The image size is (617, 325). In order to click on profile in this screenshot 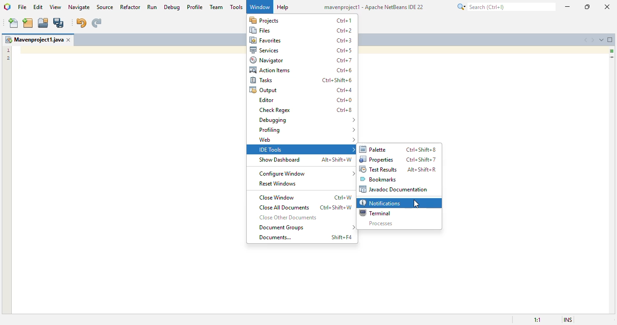, I will do `click(196, 7)`.